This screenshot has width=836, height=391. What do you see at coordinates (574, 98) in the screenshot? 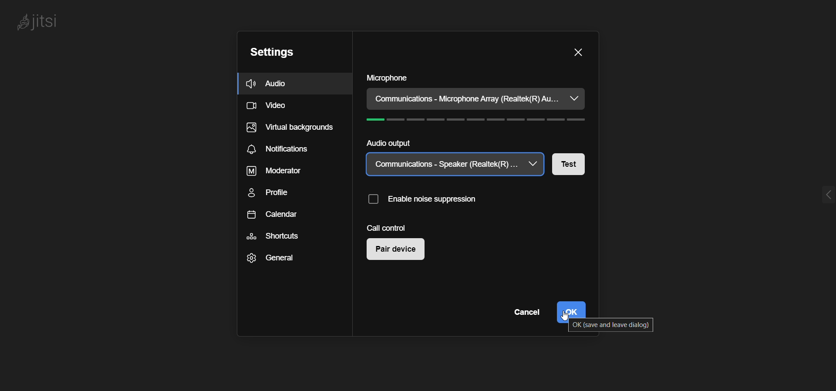
I see `microphone dropdown` at bounding box center [574, 98].